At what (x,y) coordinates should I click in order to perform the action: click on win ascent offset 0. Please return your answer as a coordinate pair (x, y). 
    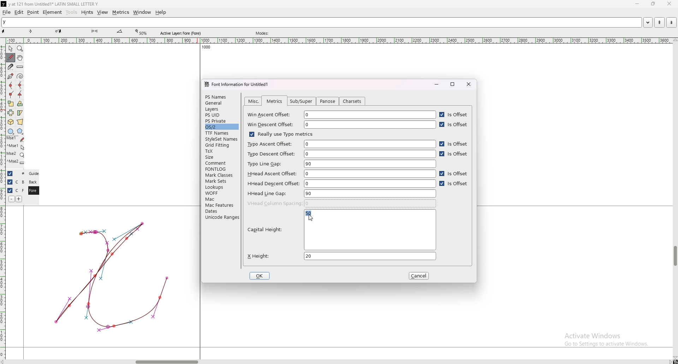
    Looking at the image, I should click on (342, 115).